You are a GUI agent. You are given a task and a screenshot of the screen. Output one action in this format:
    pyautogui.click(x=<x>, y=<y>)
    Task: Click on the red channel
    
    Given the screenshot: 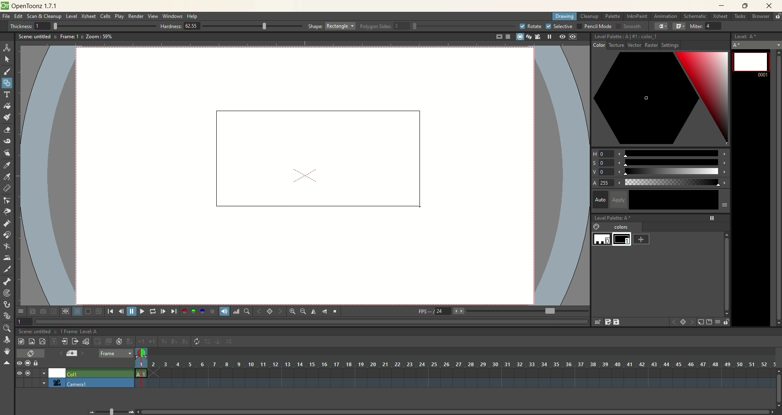 What is the action you would take?
    pyautogui.click(x=185, y=310)
    